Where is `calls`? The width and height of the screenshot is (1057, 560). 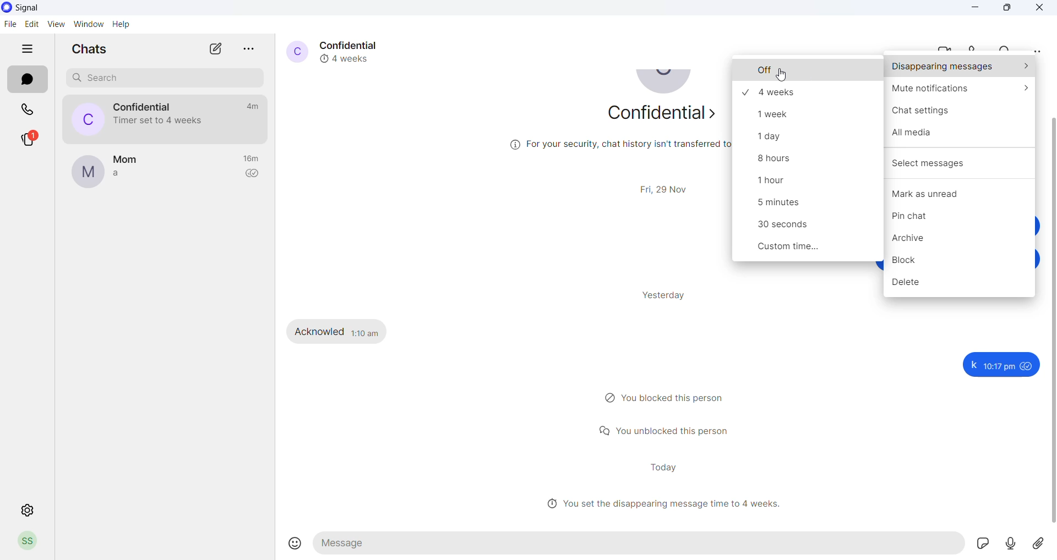 calls is located at coordinates (27, 109).